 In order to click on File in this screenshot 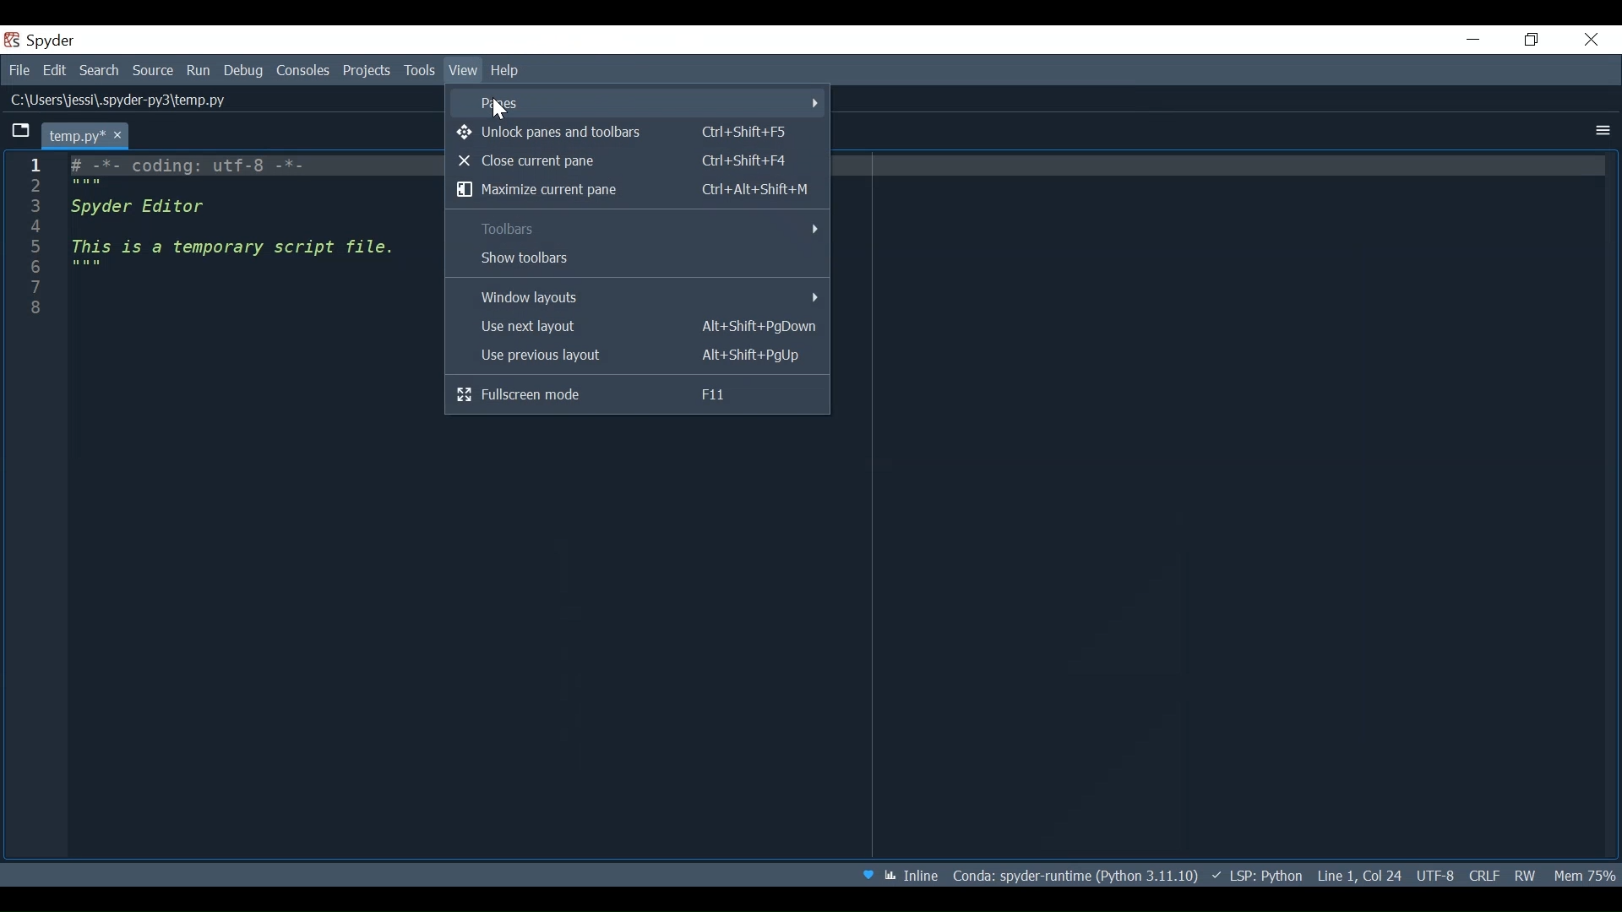, I will do `click(17, 69)`.